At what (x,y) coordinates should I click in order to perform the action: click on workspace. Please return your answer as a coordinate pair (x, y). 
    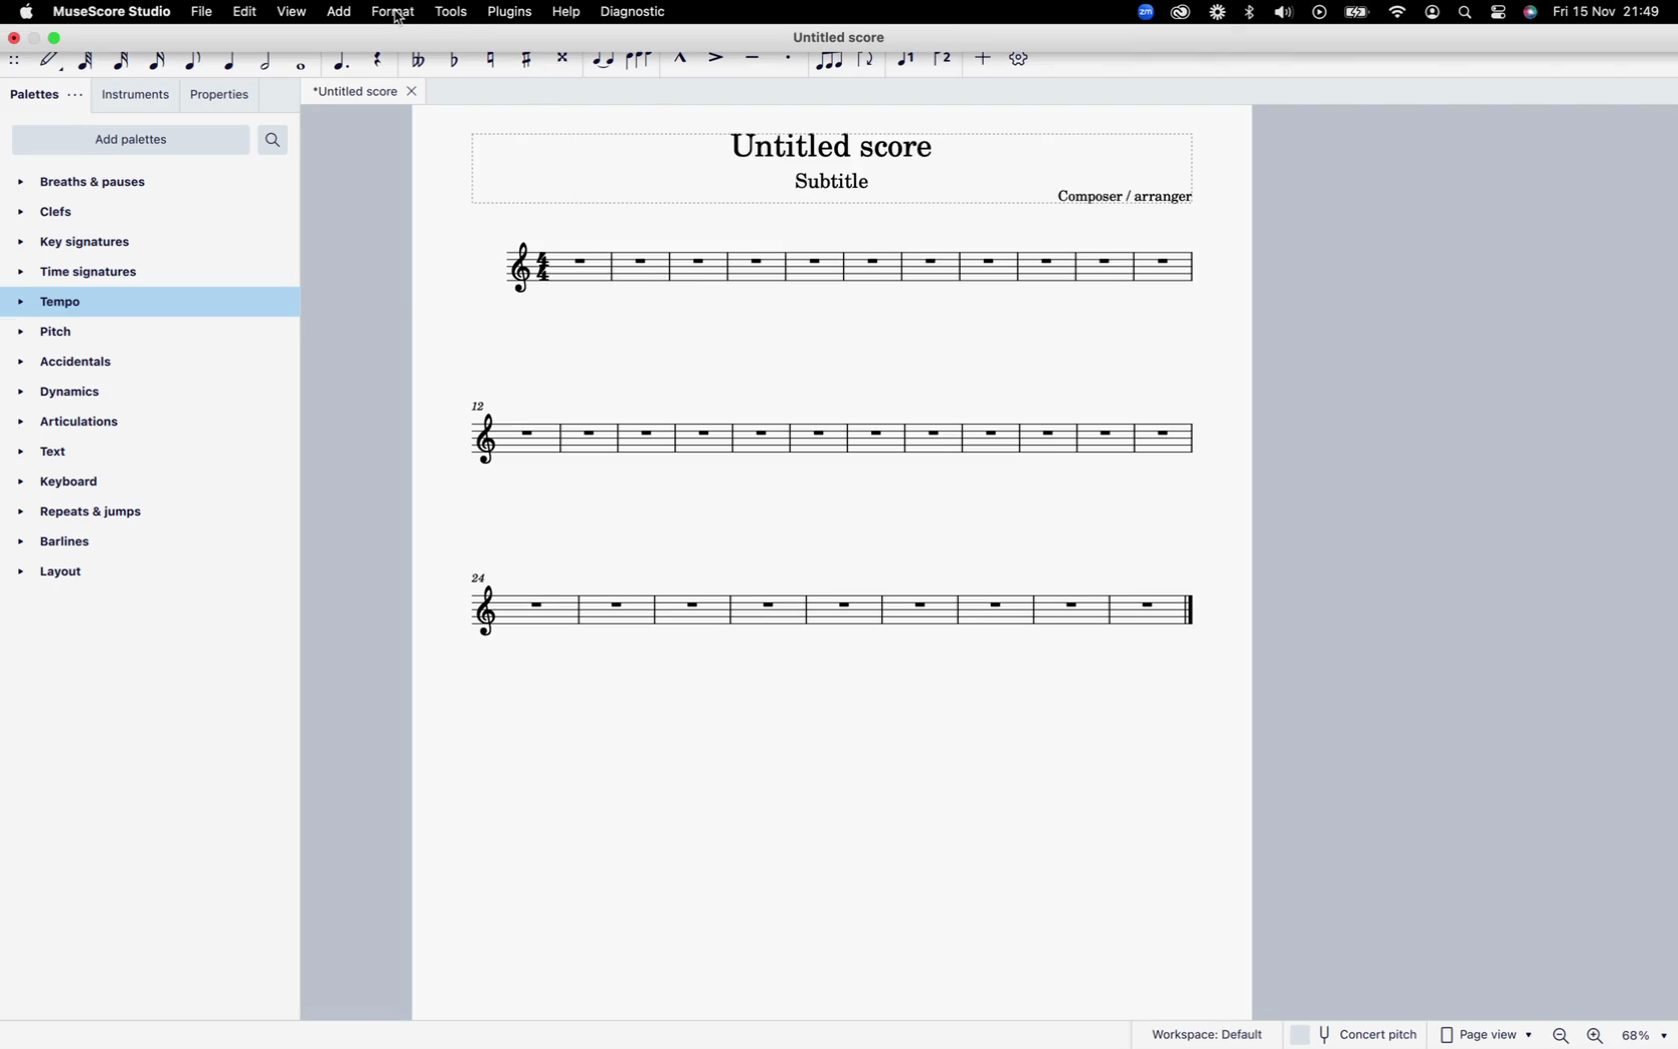
    Looking at the image, I should click on (1208, 1031).